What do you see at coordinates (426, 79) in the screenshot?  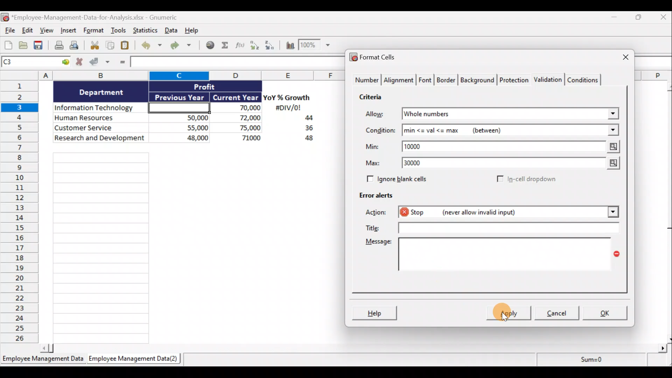 I see `Font` at bounding box center [426, 79].